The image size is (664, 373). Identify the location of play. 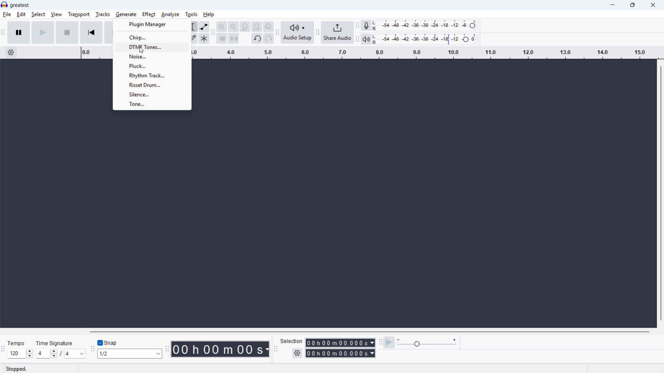
(43, 32).